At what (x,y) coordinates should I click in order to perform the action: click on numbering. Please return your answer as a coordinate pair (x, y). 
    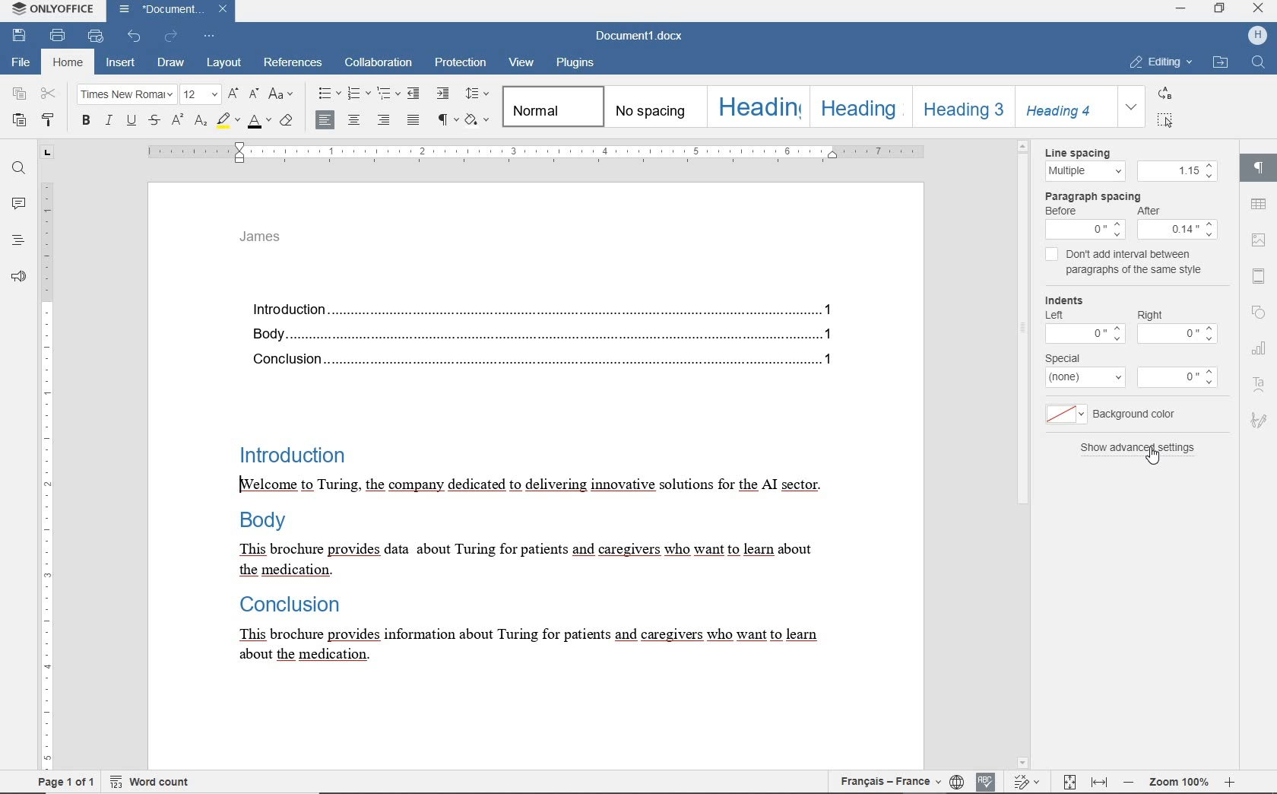
    Looking at the image, I should click on (359, 93).